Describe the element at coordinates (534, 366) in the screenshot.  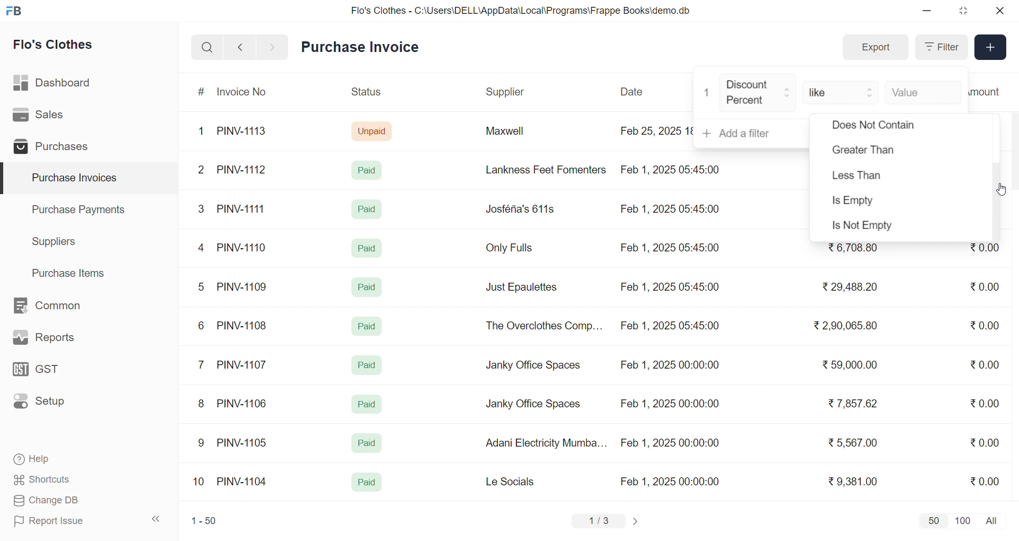
I see `Janky Office Spaces` at that location.